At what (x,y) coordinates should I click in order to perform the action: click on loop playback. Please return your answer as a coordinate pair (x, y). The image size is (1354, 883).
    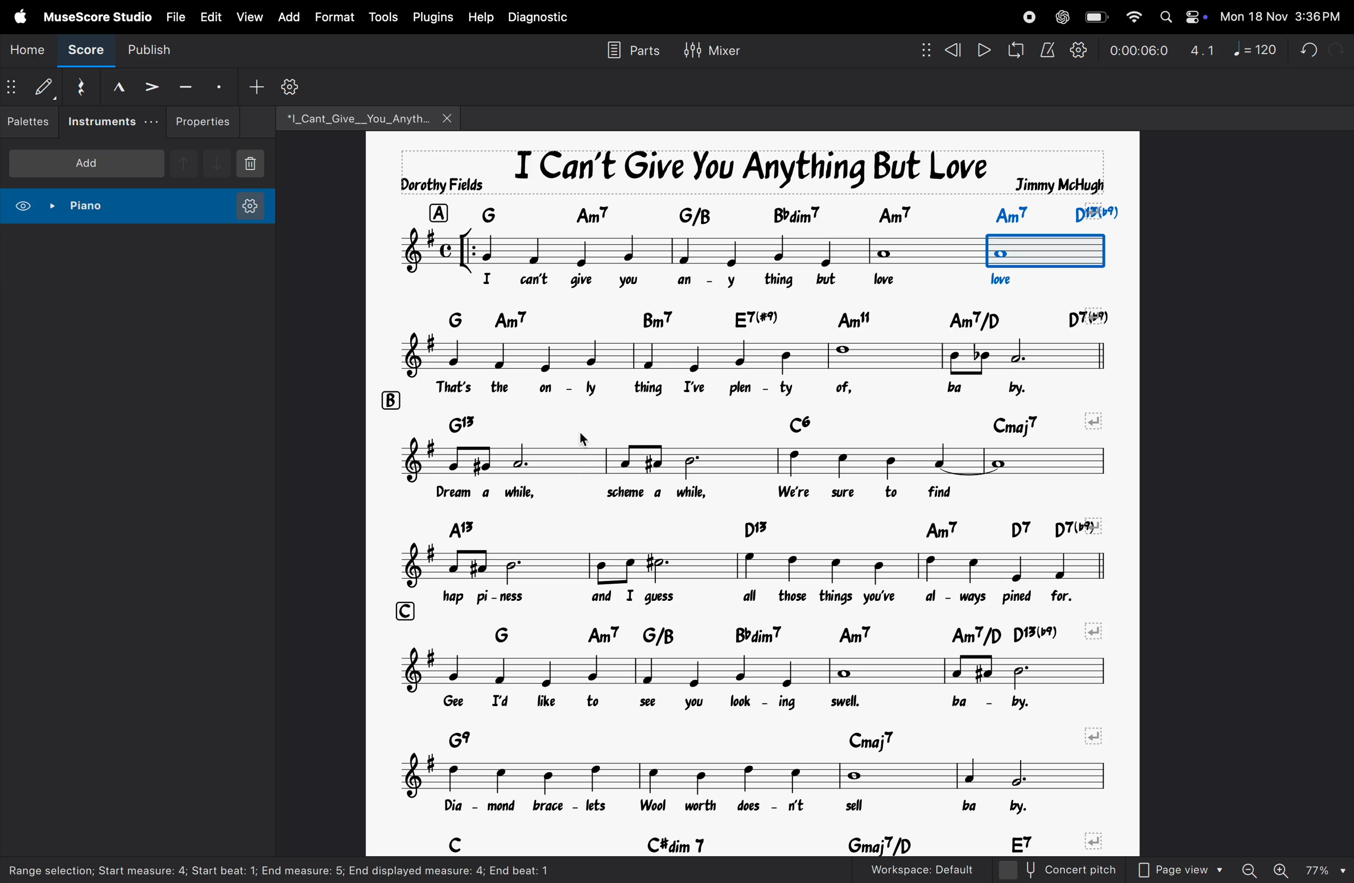
    Looking at the image, I should click on (1017, 50).